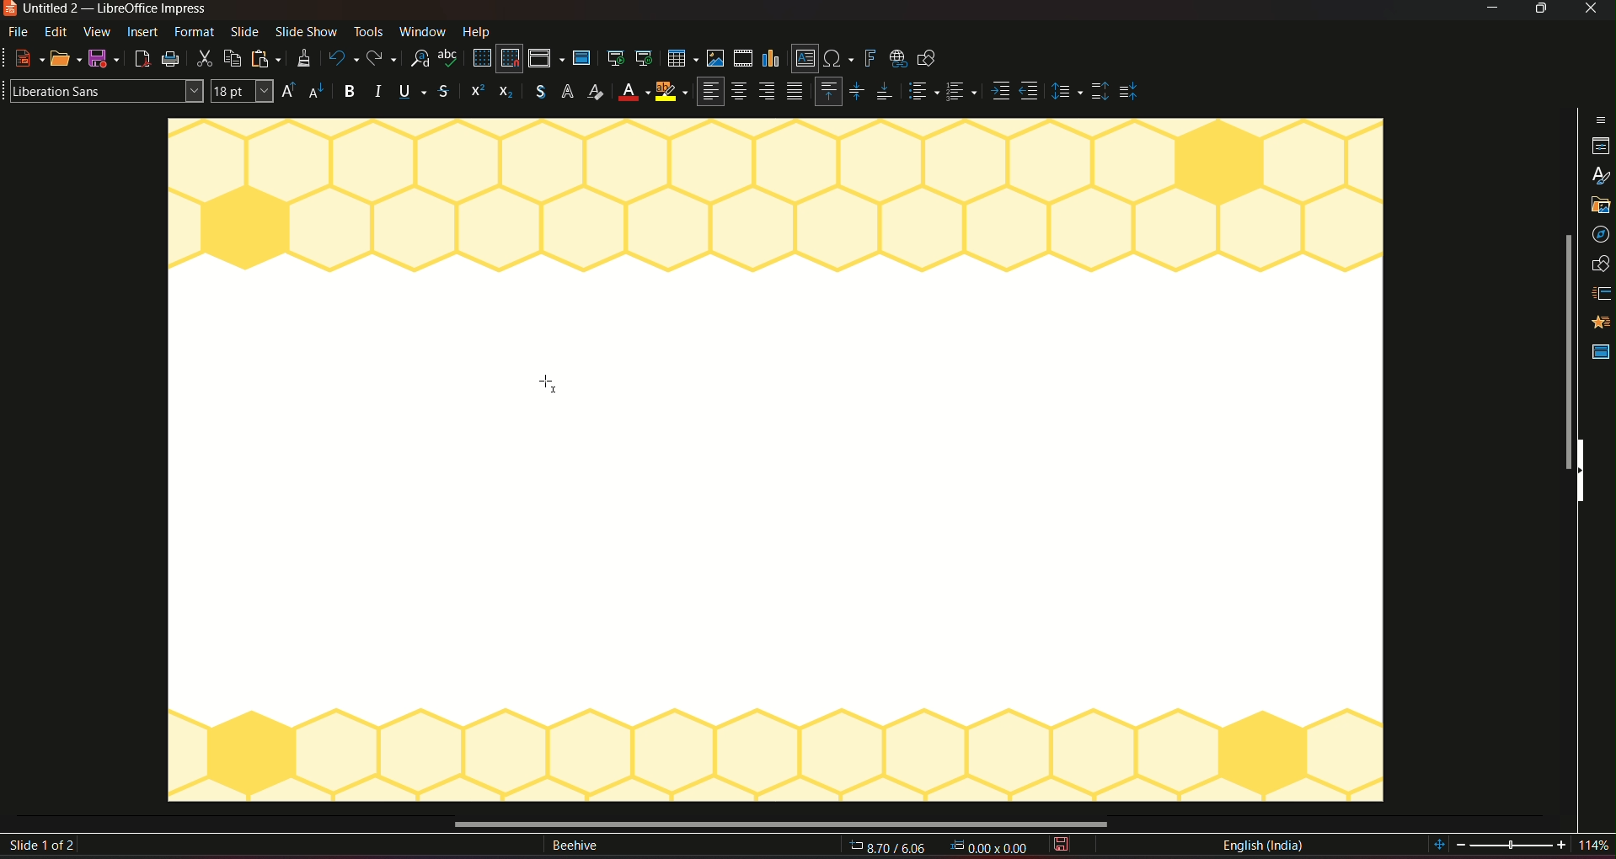  What do you see at coordinates (1586, 471) in the screenshot?
I see `hide sidebar` at bounding box center [1586, 471].